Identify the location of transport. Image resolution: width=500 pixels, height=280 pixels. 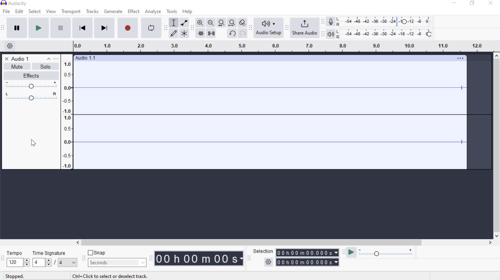
(71, 11).